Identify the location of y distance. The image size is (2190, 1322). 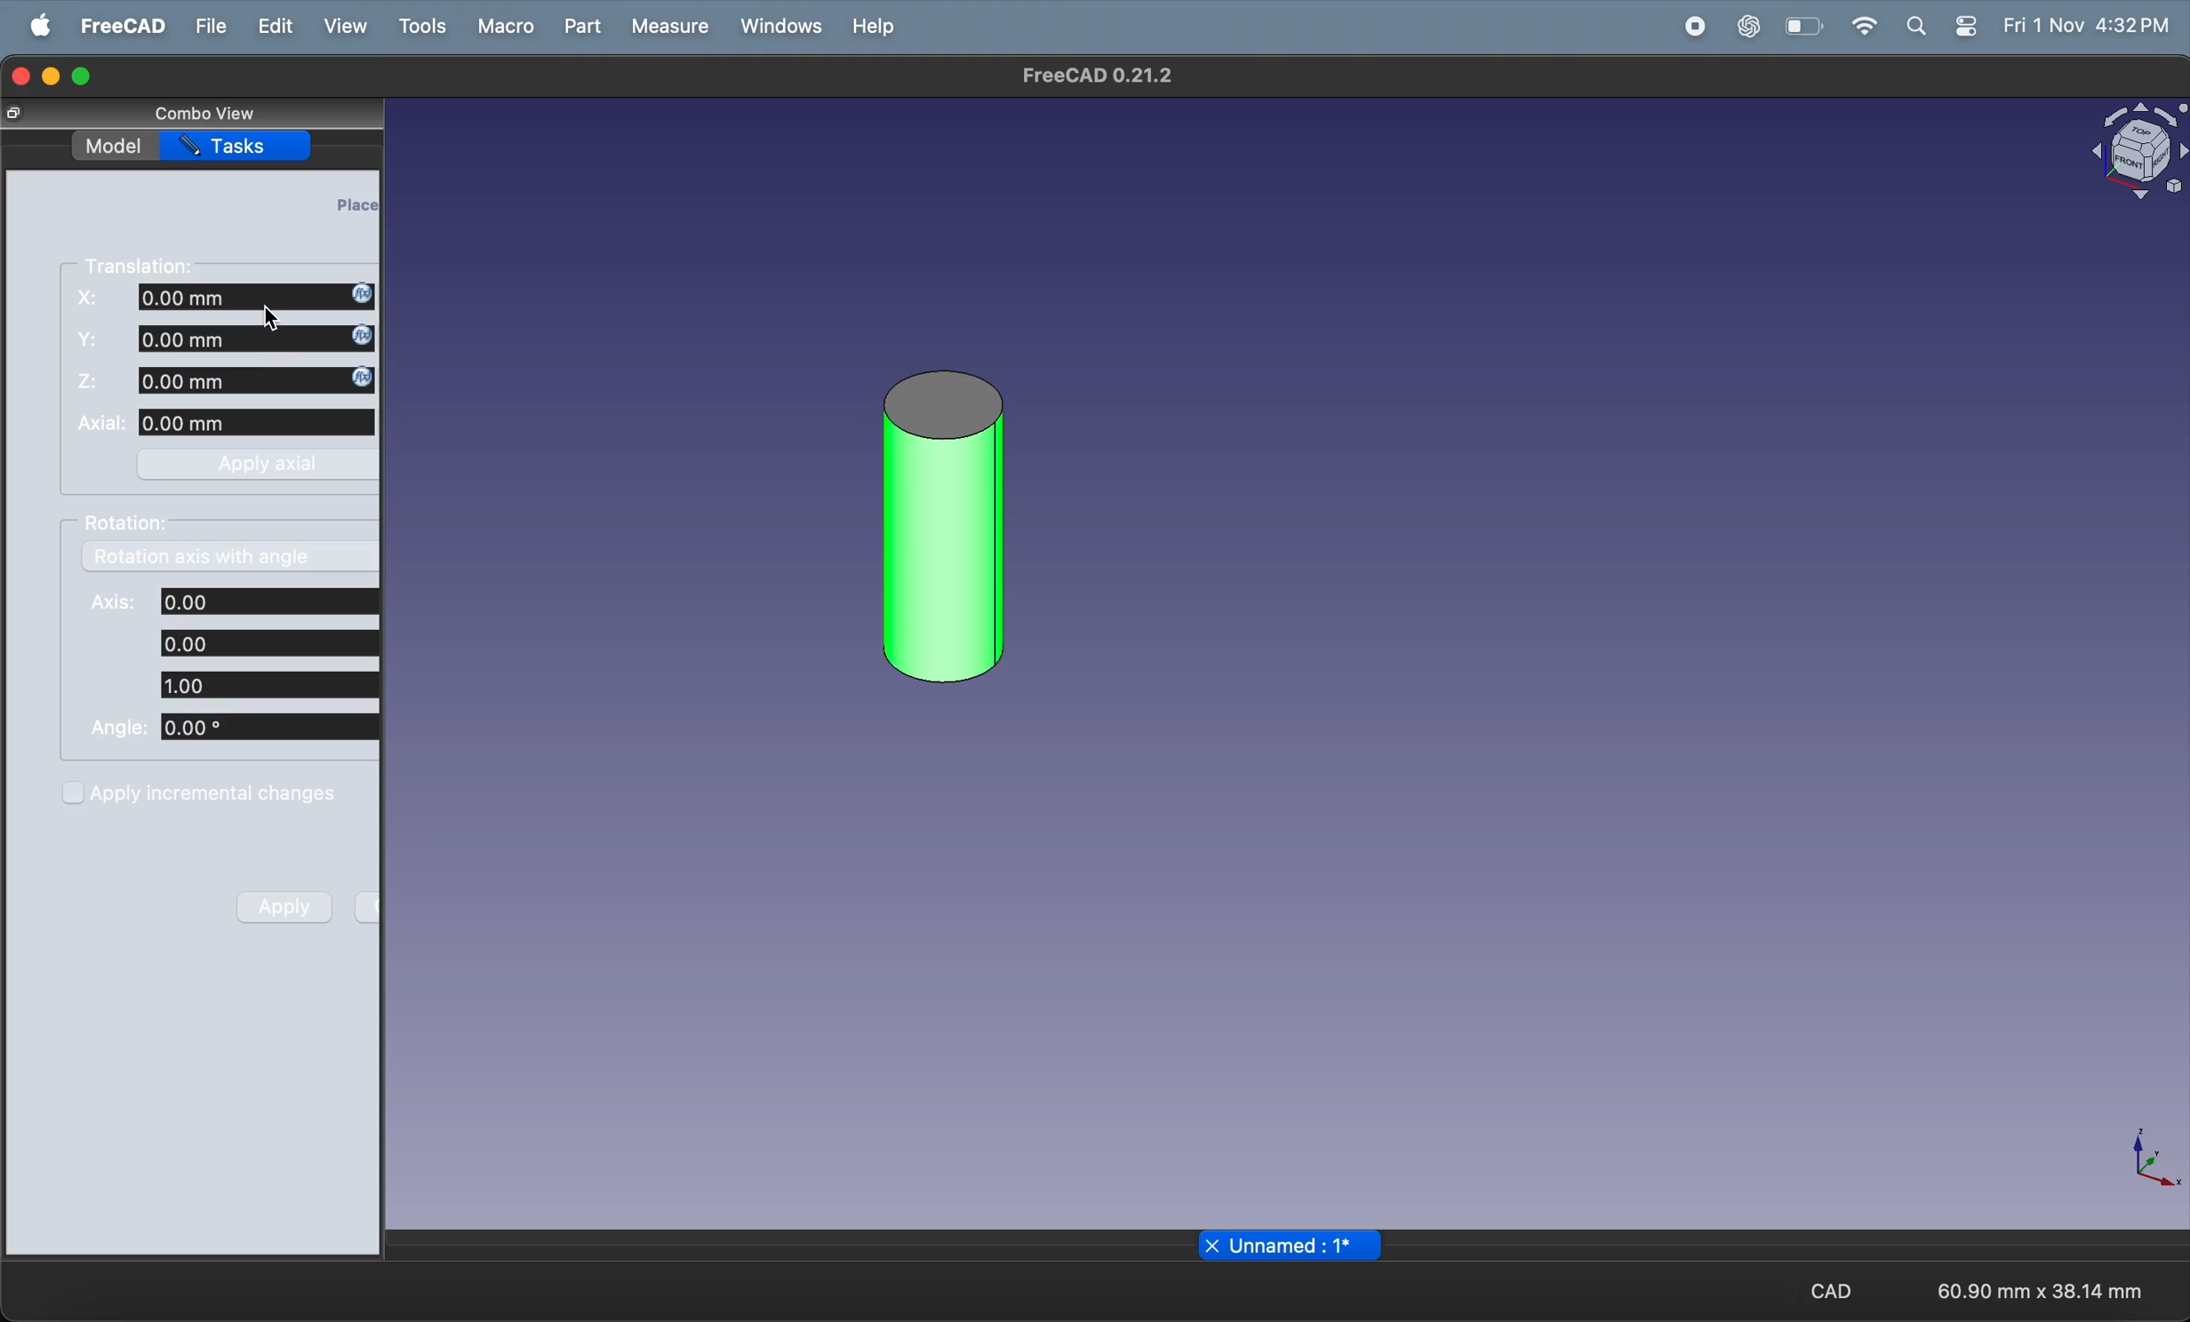
(253, 338).